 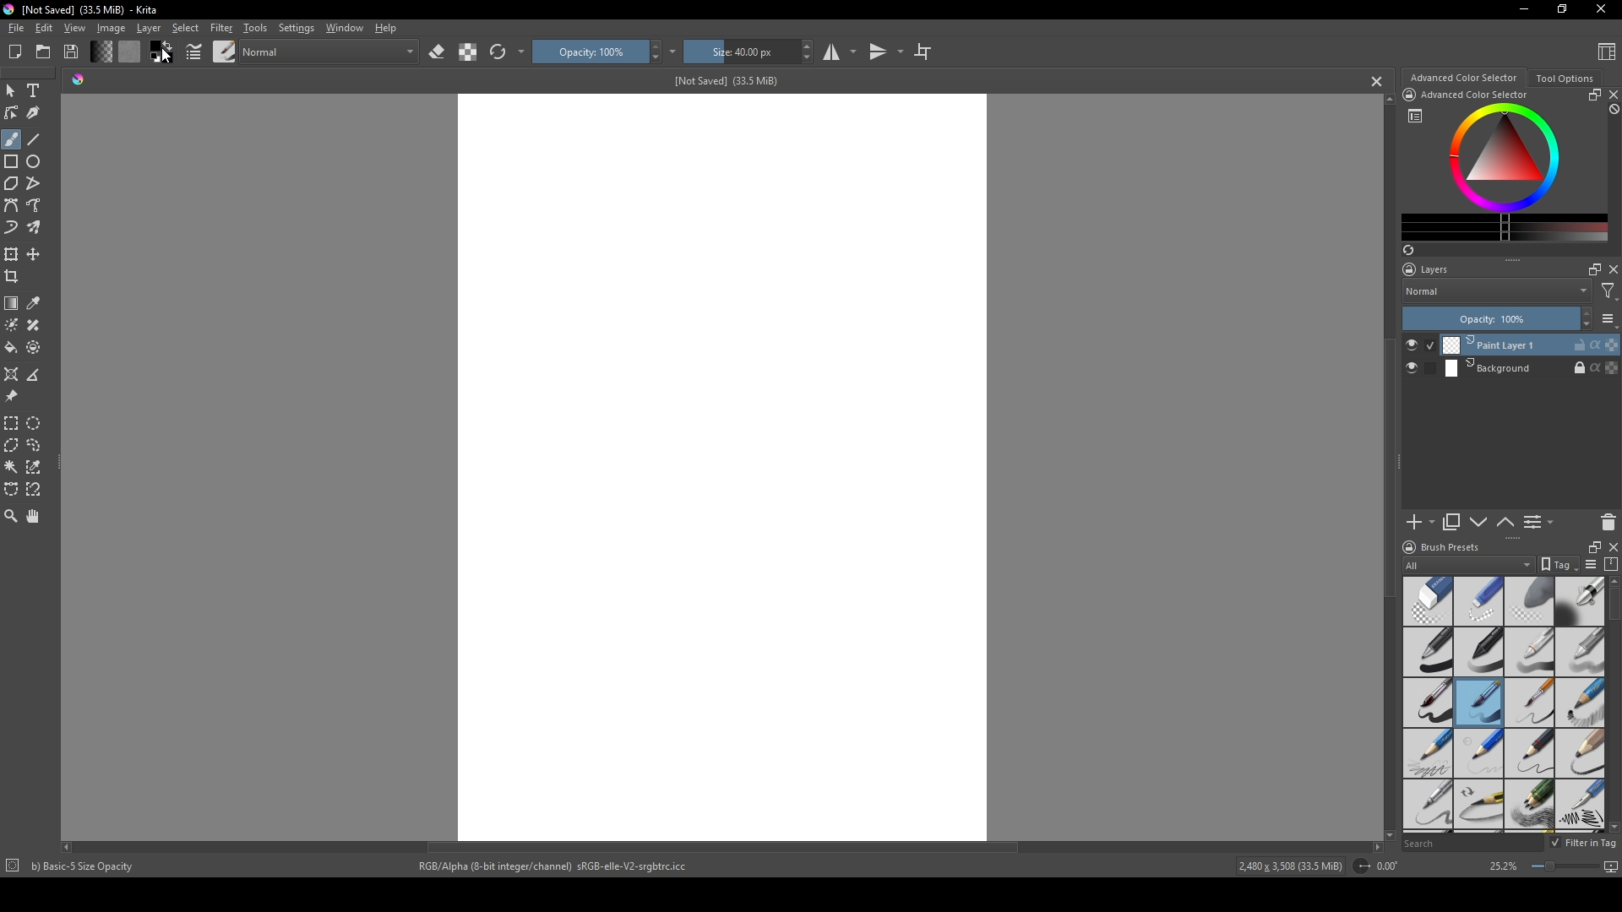 I want to click on sharp pencil, so click(x=1427, y=806).